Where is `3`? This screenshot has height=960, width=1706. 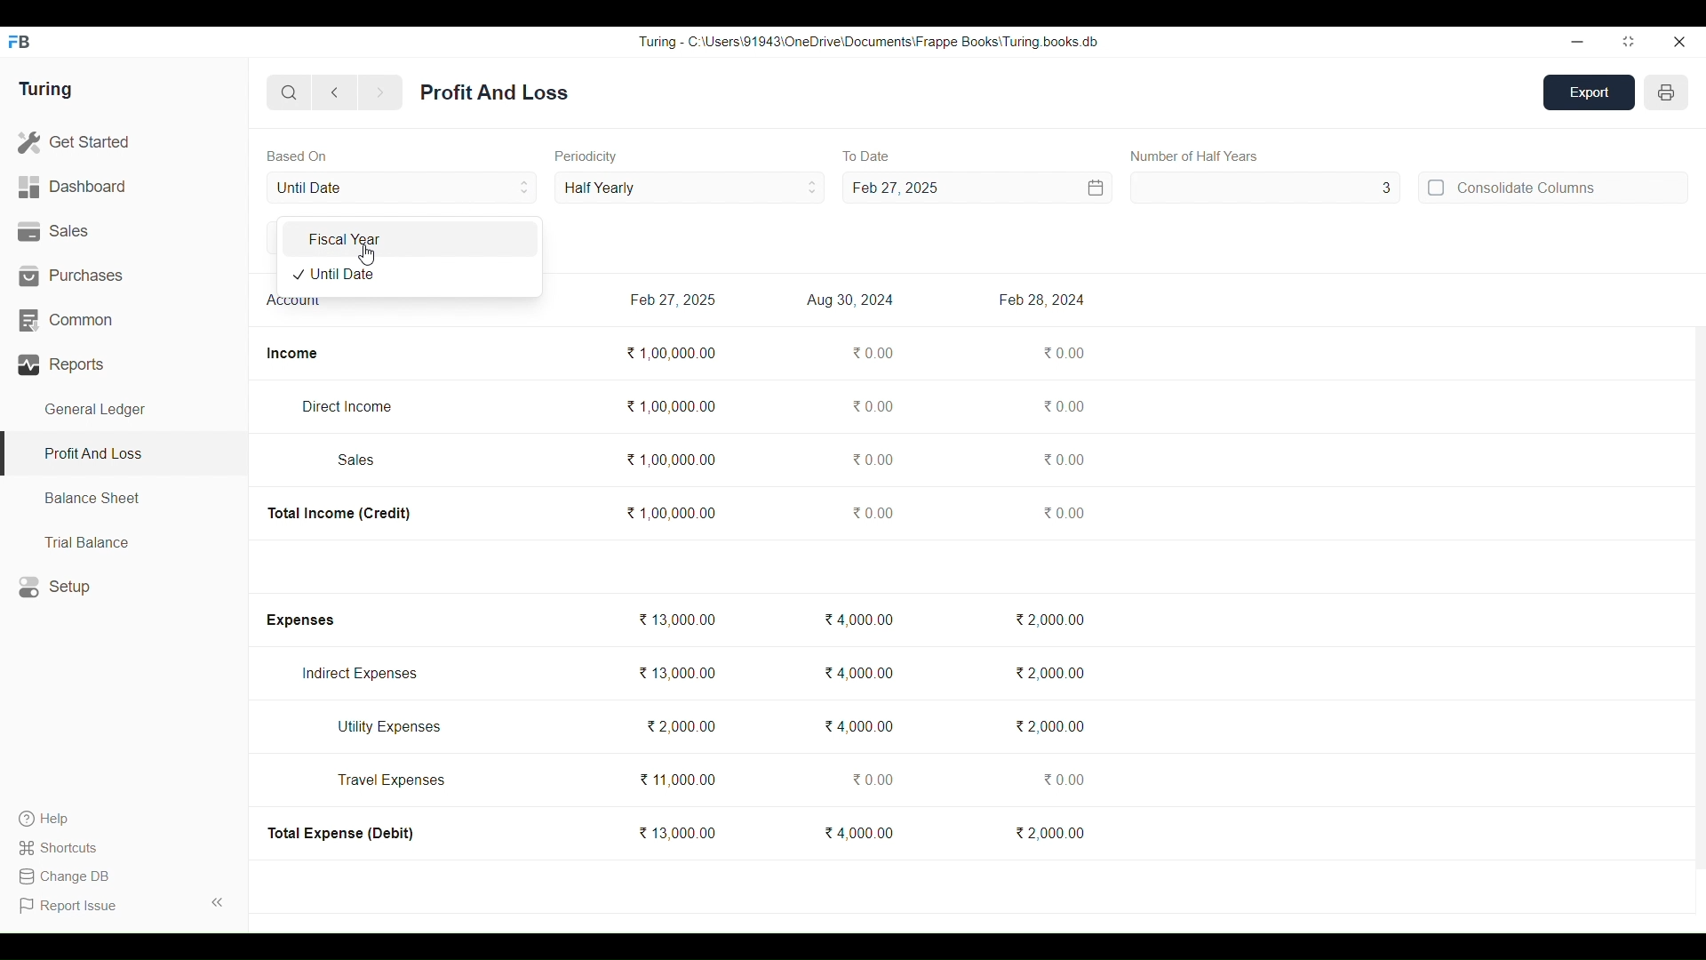
3 is located at coordinates (1266, 188).